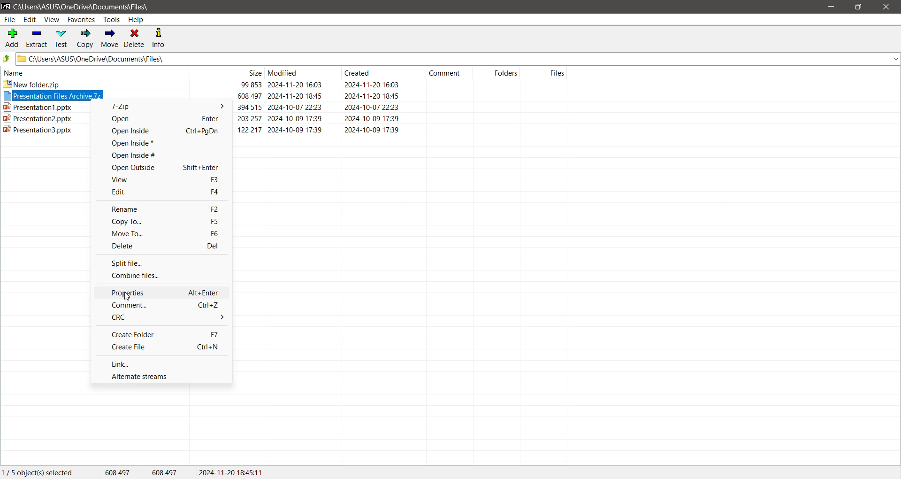  I want to click on Add, so click(11, 38).